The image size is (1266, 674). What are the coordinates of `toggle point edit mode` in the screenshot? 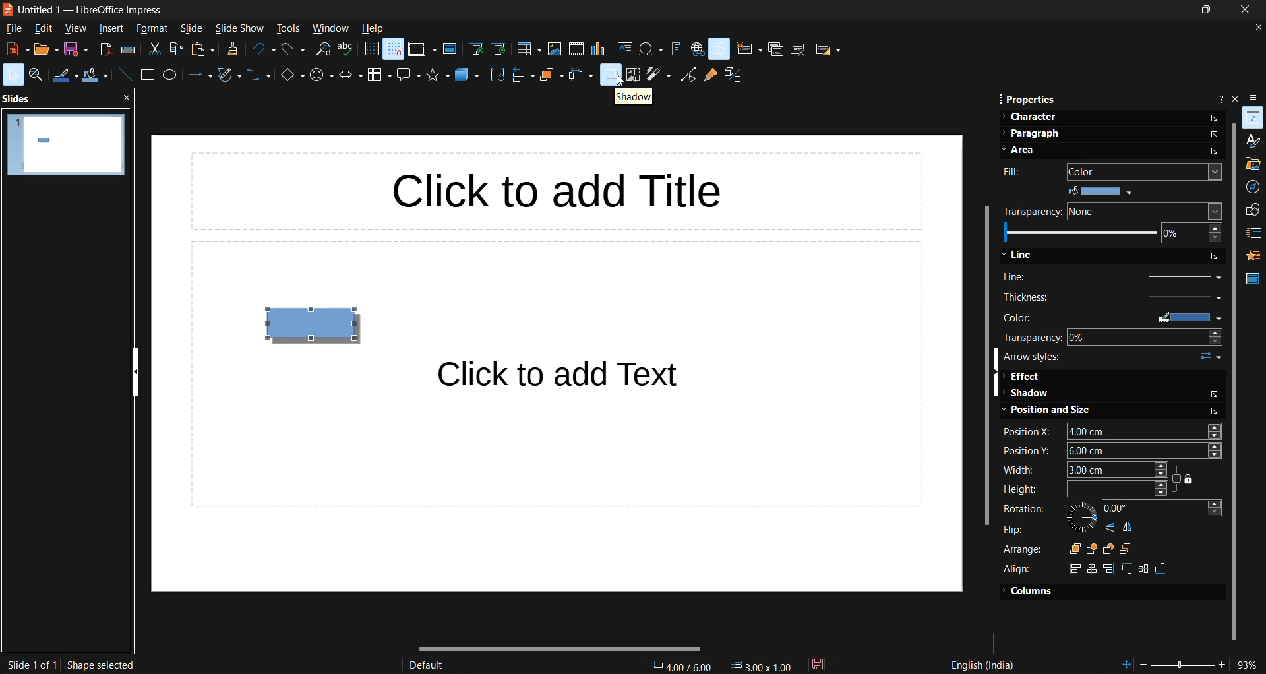 It's located at (686, 75).